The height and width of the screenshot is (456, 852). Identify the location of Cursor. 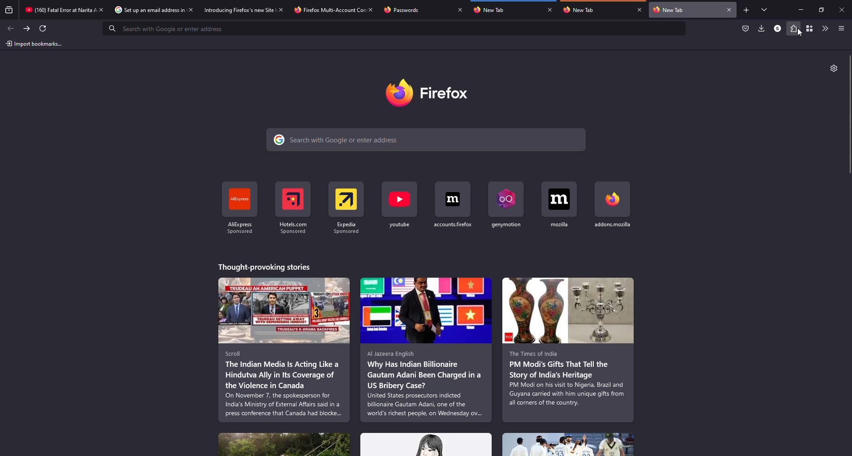
(800, 32).